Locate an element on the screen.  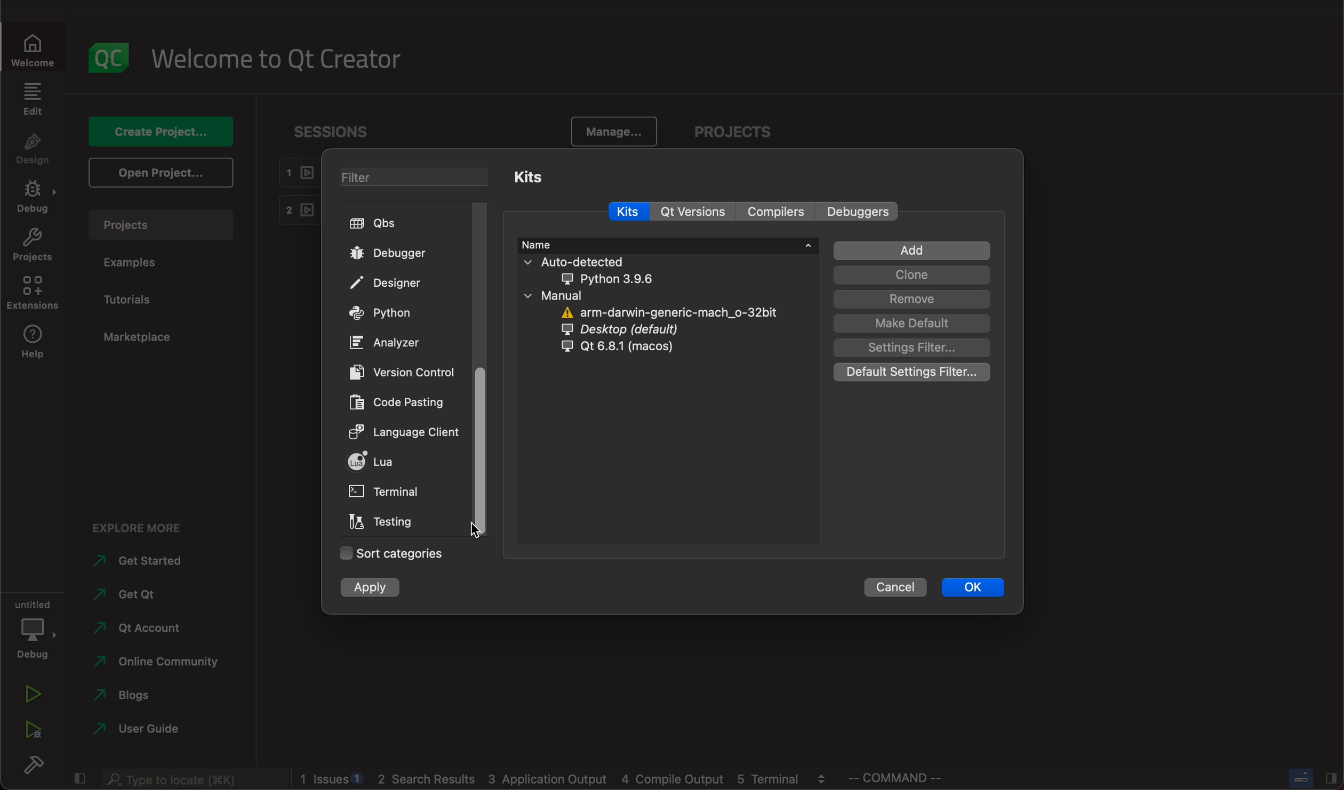
cursor is located at coordinates (495, 529).